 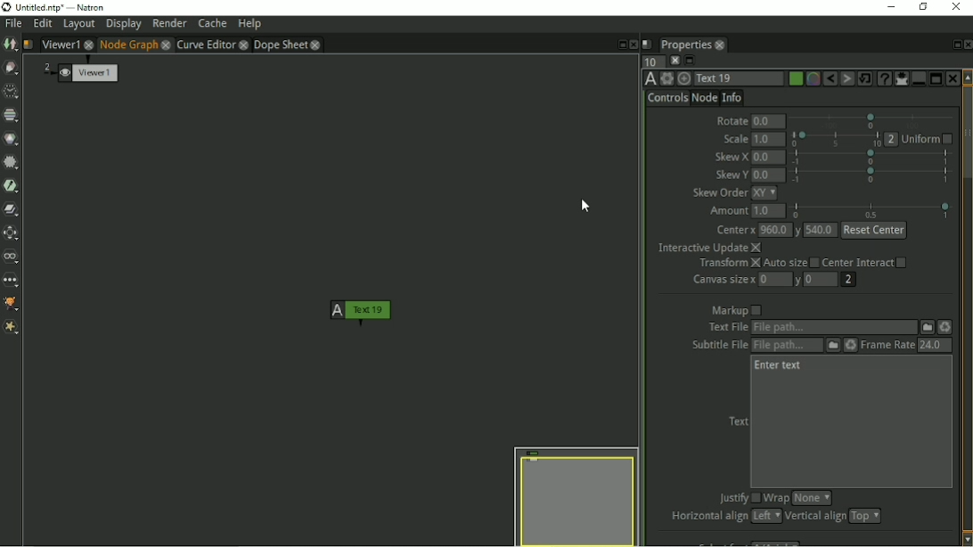 I want to click on Script name, so click(x=29, y=45).